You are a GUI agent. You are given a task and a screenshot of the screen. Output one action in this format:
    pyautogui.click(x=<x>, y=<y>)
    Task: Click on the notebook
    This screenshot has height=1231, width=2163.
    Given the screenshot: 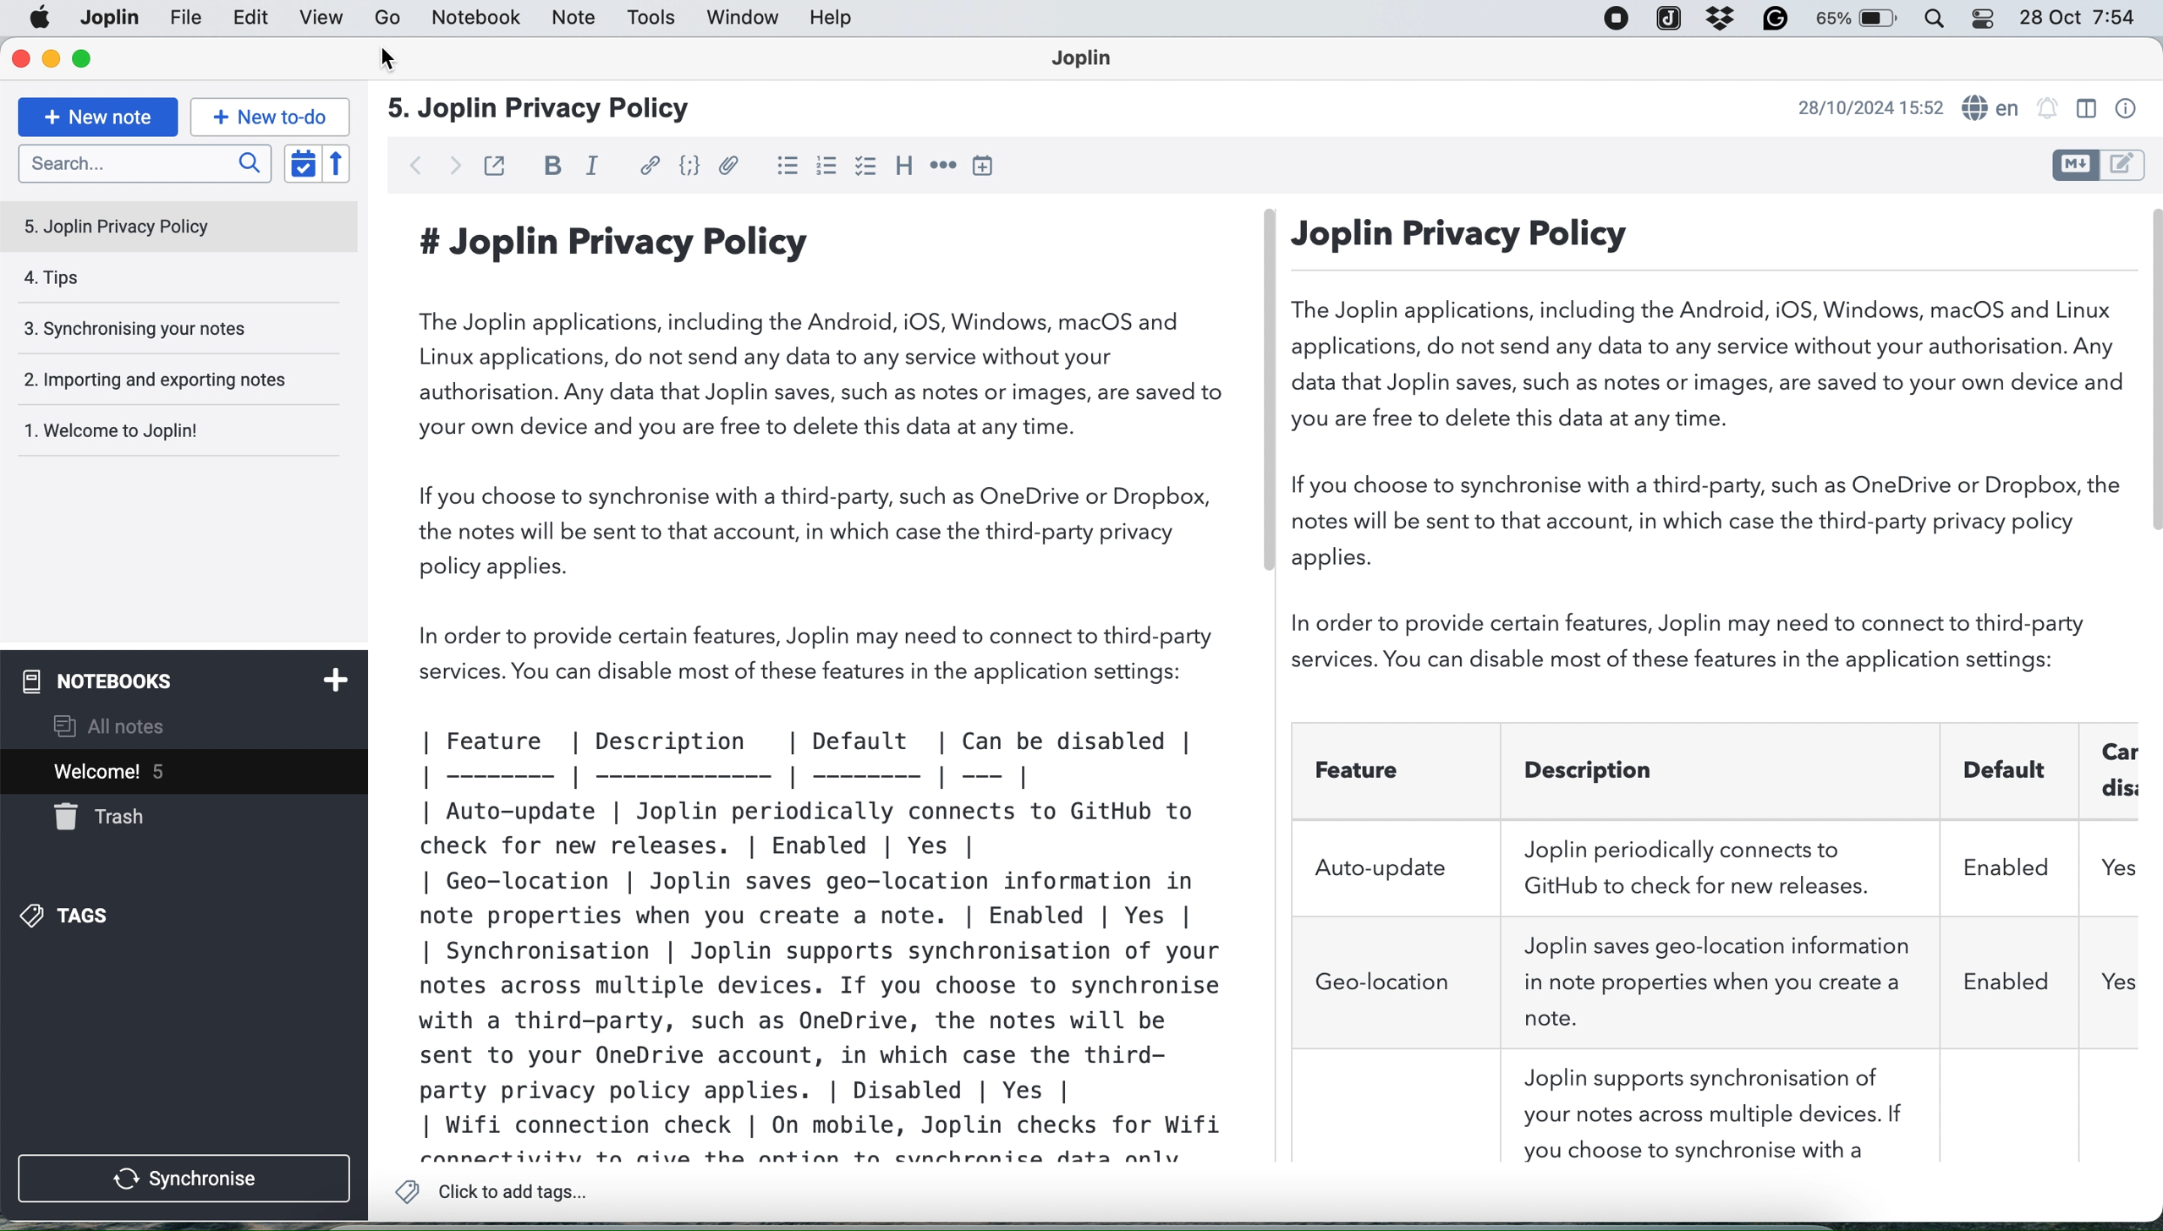 What is the action you would take?
    pyautogui.click(x=480, y=19)
    